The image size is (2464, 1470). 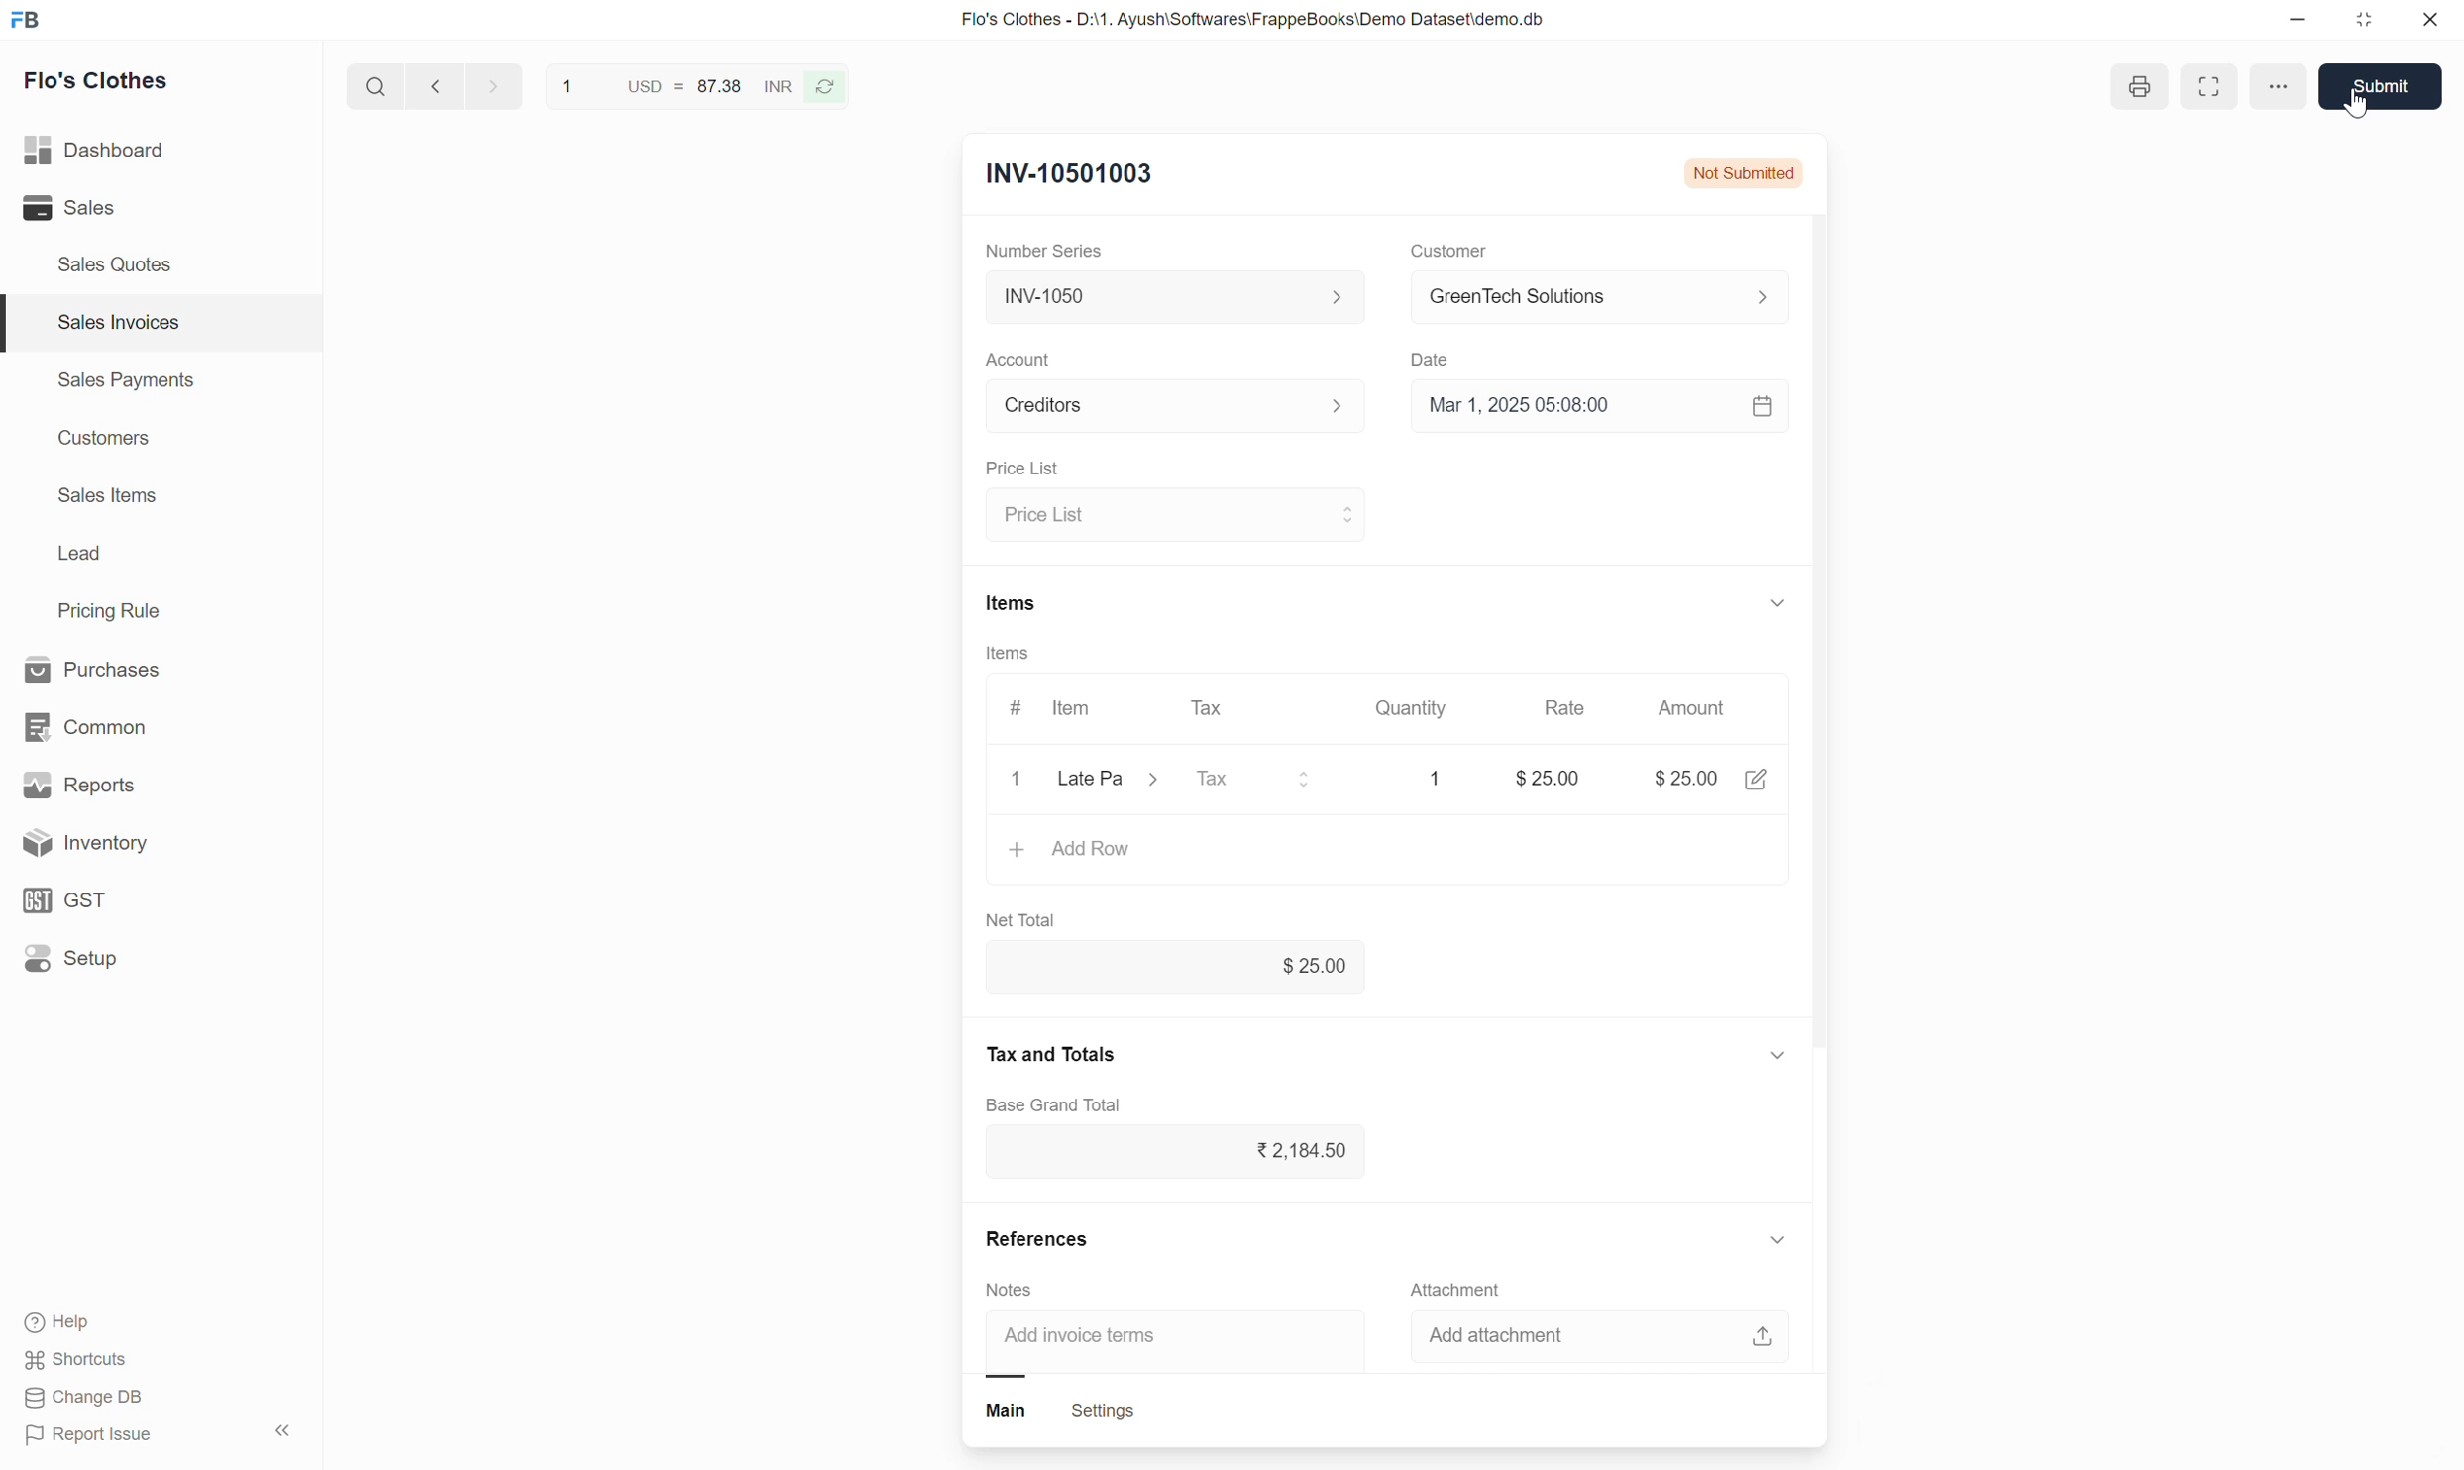 What do you see at coordinates (101, 441) in the screenshot?
I see `Customers` at bounding box center [101, 441].